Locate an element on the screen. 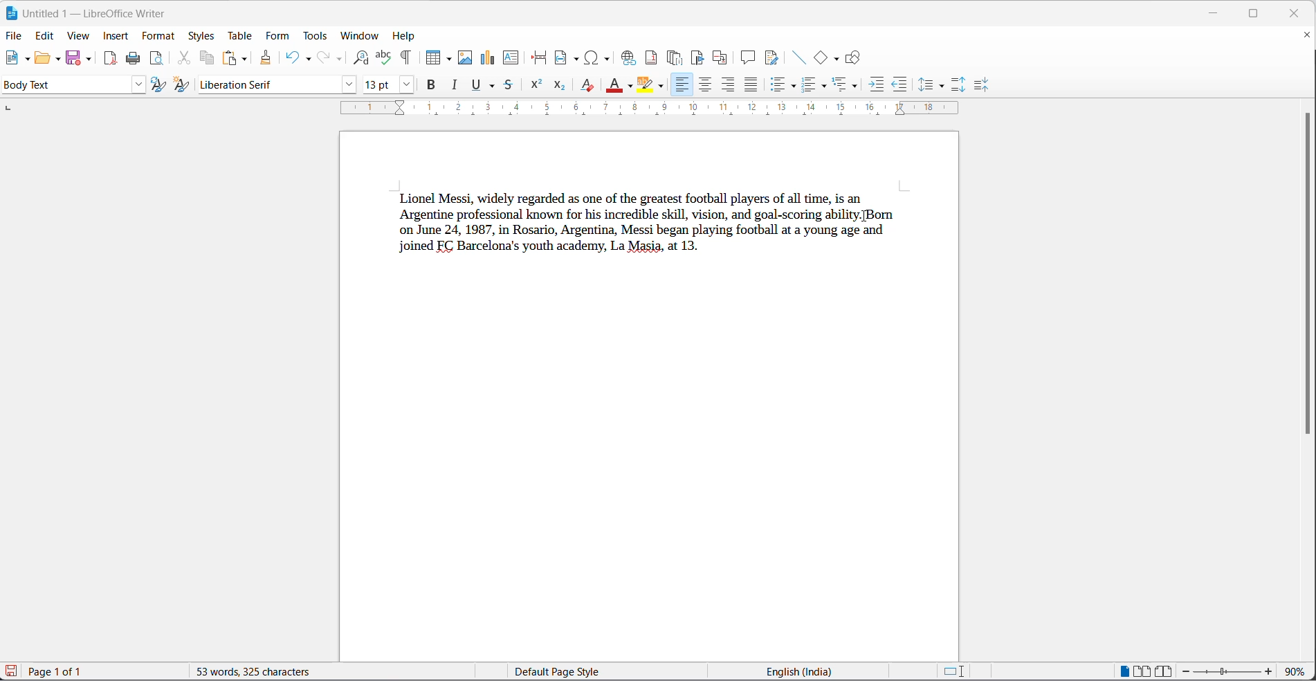 Image resolution: width=1316 pixels, height=681 pixels. font name is located at coordinates (264, 84).